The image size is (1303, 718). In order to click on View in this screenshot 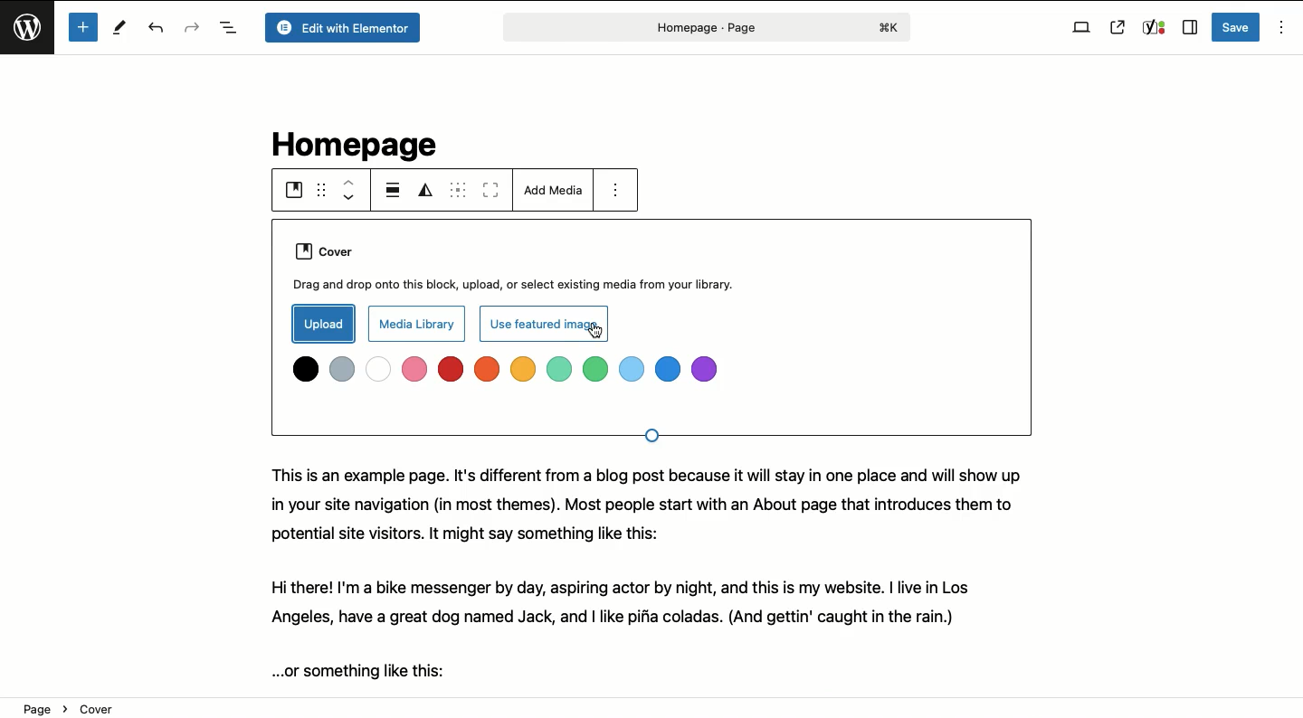, I will do `click(1081, 28)`.